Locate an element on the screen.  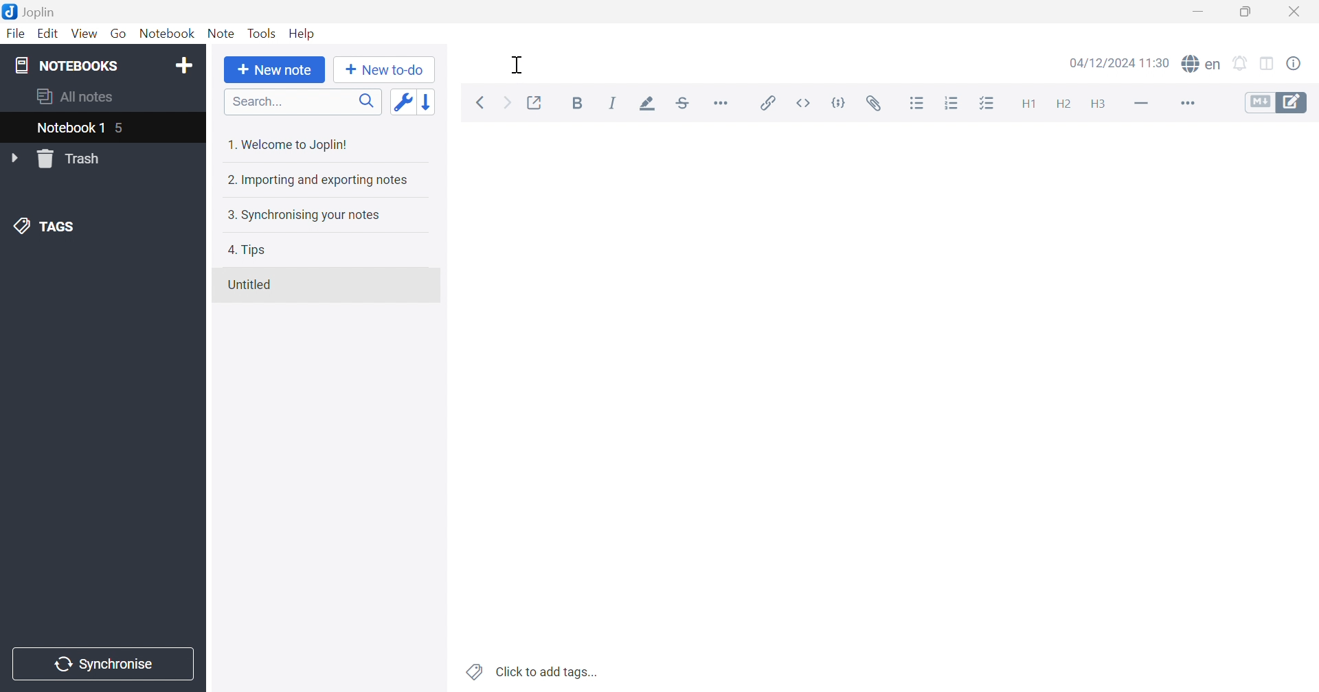
Go is located at coordinates (120, 34).